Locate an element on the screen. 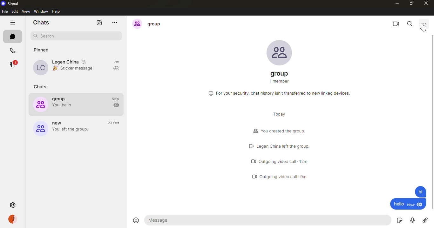  edit is located at coordinates (15, 11).